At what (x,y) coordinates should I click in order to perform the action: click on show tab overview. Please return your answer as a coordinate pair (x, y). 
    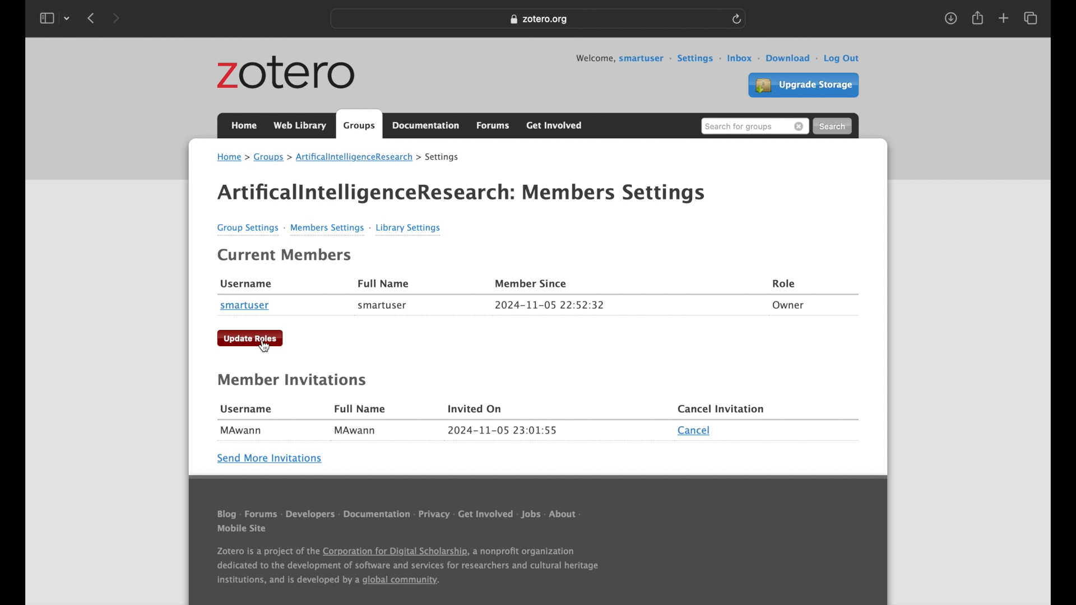
    Looking at the image, I should click on (1032, 18).